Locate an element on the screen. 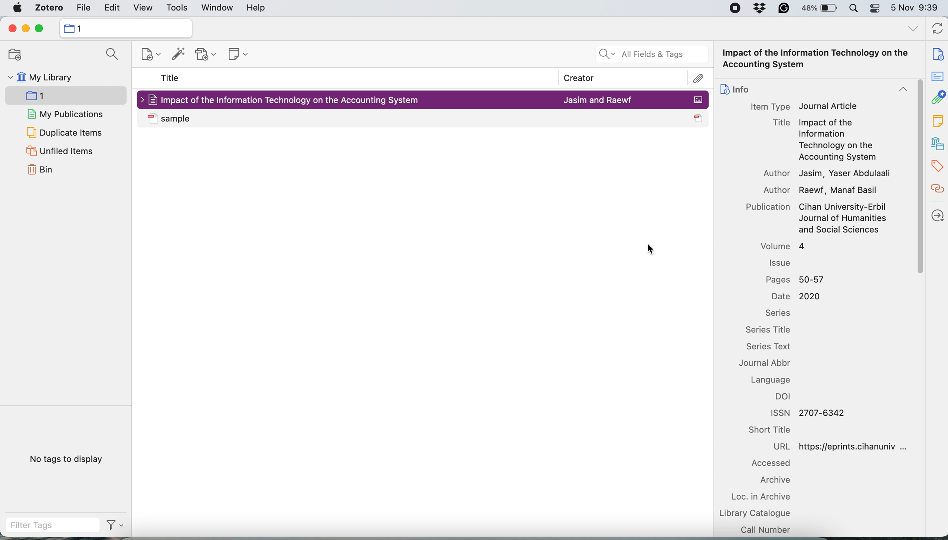 The width and height of the screenshot is (948, 540). window is located at coordinates (218, 8).